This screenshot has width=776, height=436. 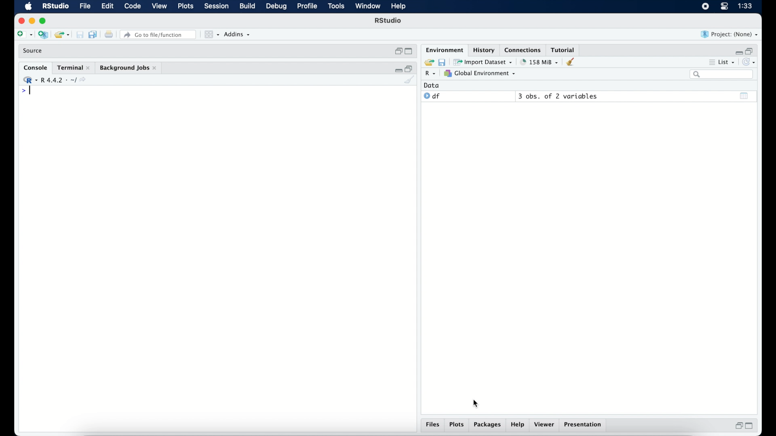 I want to click on macOS, so click(x=27, y=6).